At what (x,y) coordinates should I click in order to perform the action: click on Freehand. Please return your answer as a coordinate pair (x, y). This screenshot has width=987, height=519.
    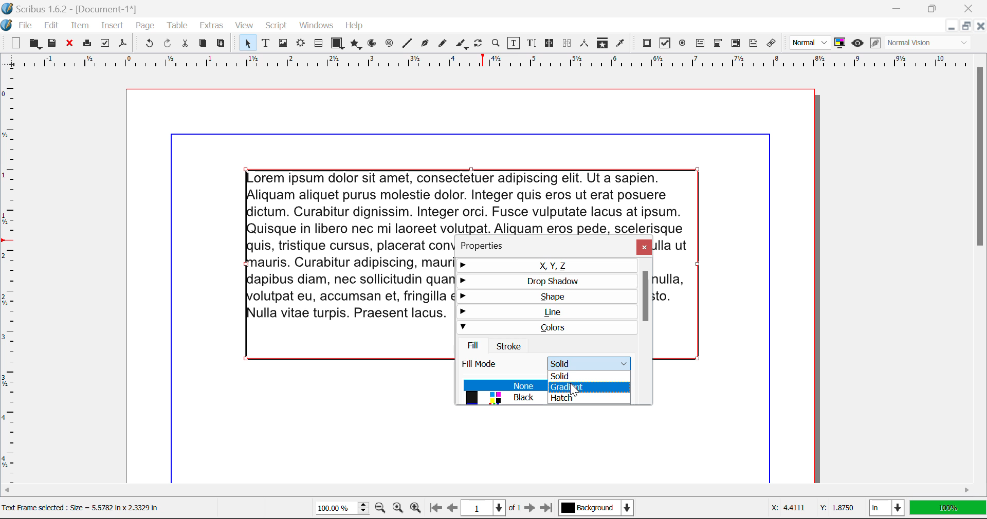
    Looking at the image, I should click on (443, 46).